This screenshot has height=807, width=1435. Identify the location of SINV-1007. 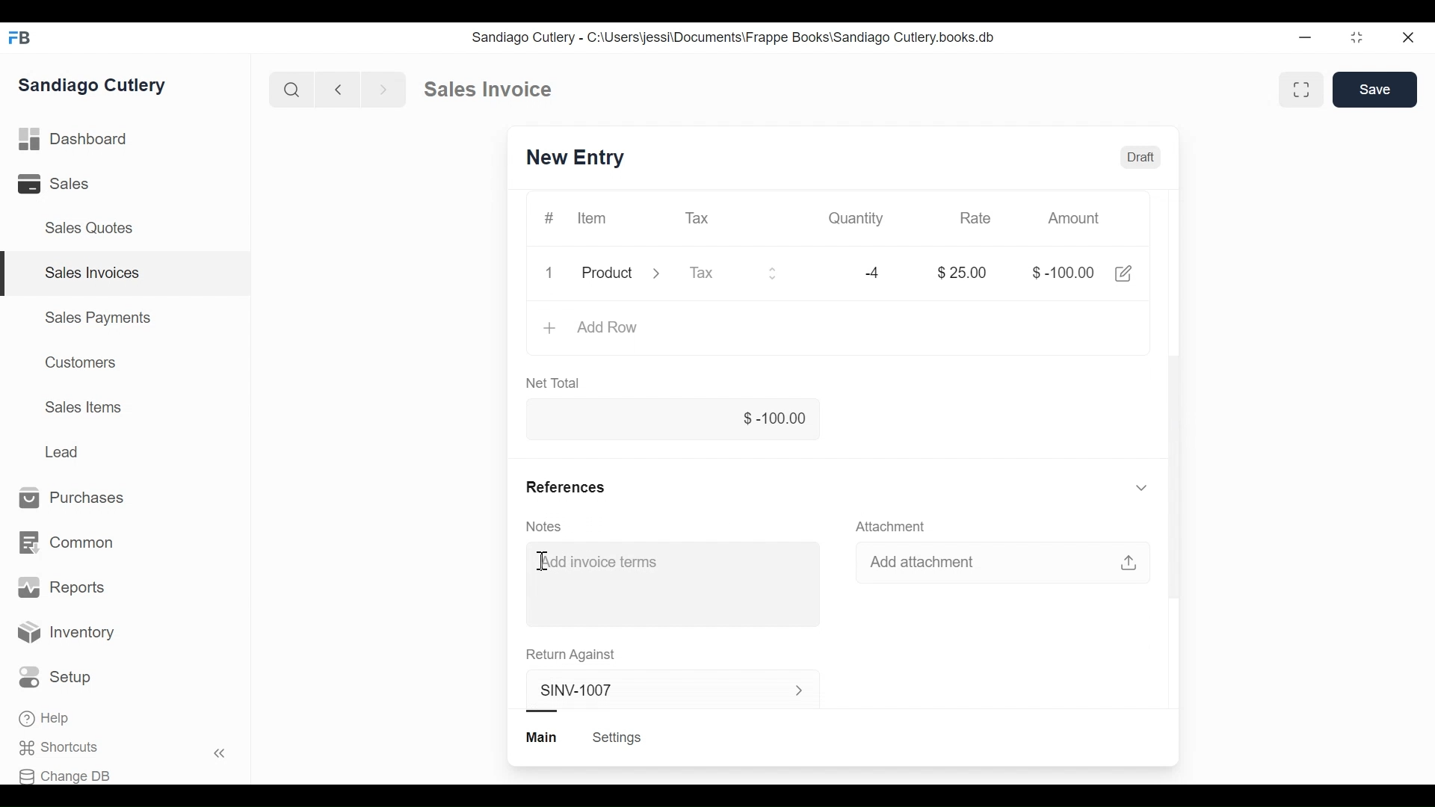
(664, 690).